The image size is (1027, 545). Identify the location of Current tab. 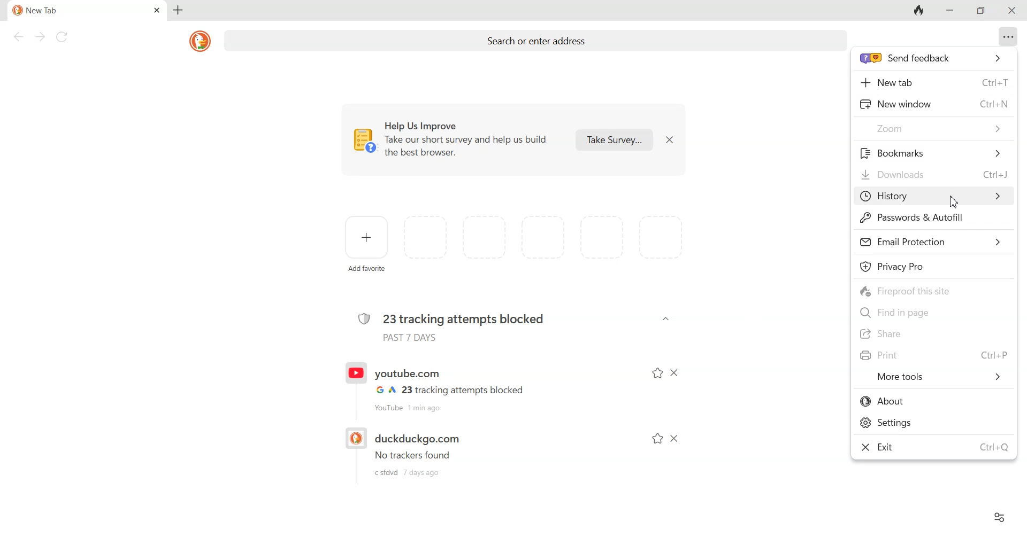
(70, 10).